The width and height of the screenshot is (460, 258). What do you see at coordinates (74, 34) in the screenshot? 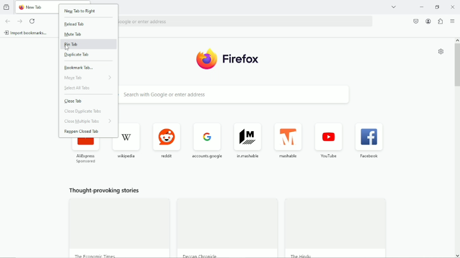
I see `Mute tab` at bounding box center [74, 34].